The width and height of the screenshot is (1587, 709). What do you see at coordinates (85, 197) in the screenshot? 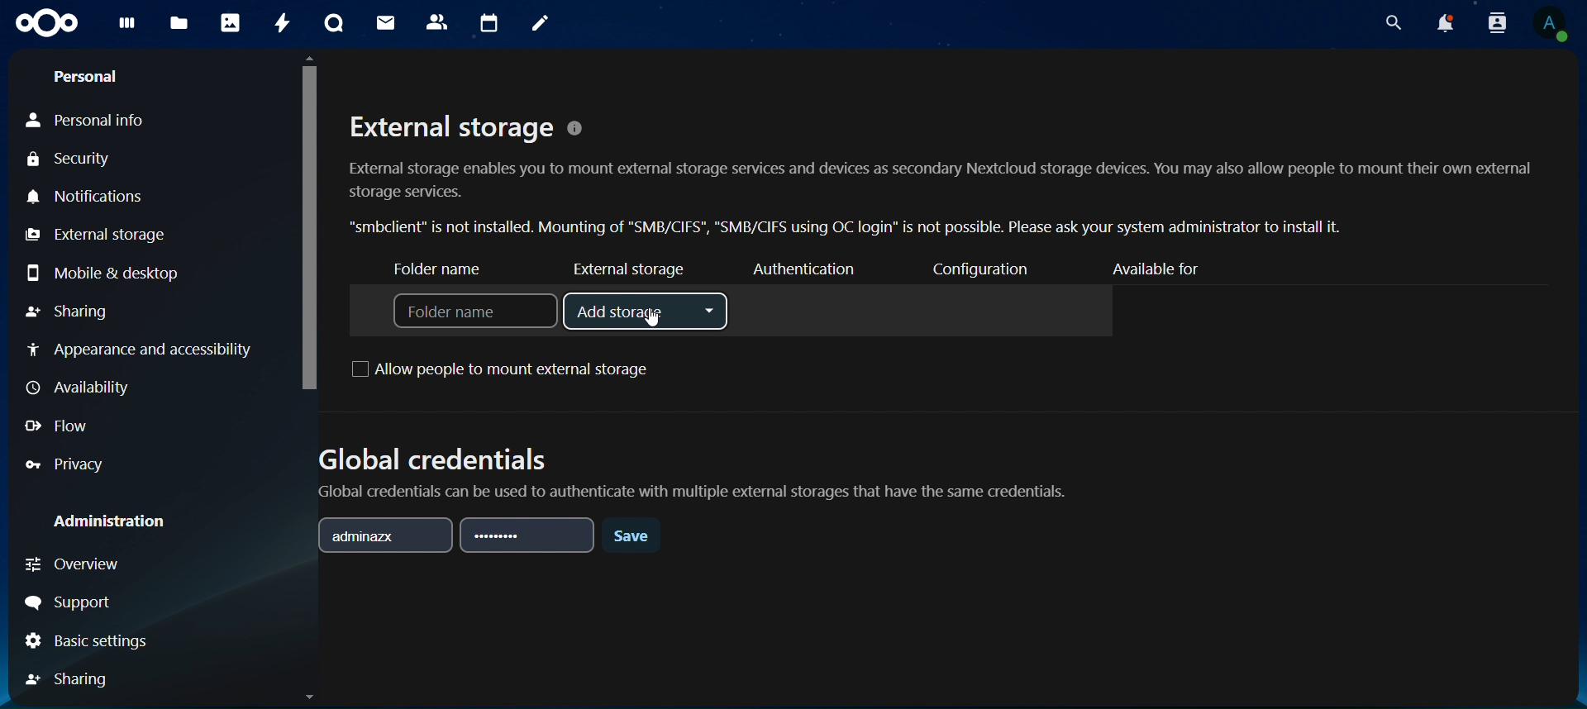
I see `notifications` at bounding box center [85, 197].